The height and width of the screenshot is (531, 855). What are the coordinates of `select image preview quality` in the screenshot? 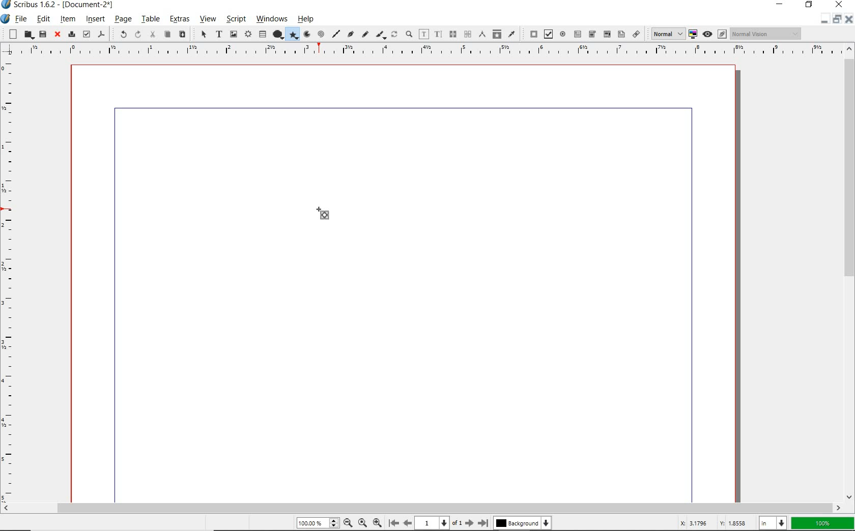 It's located at (665, 34).